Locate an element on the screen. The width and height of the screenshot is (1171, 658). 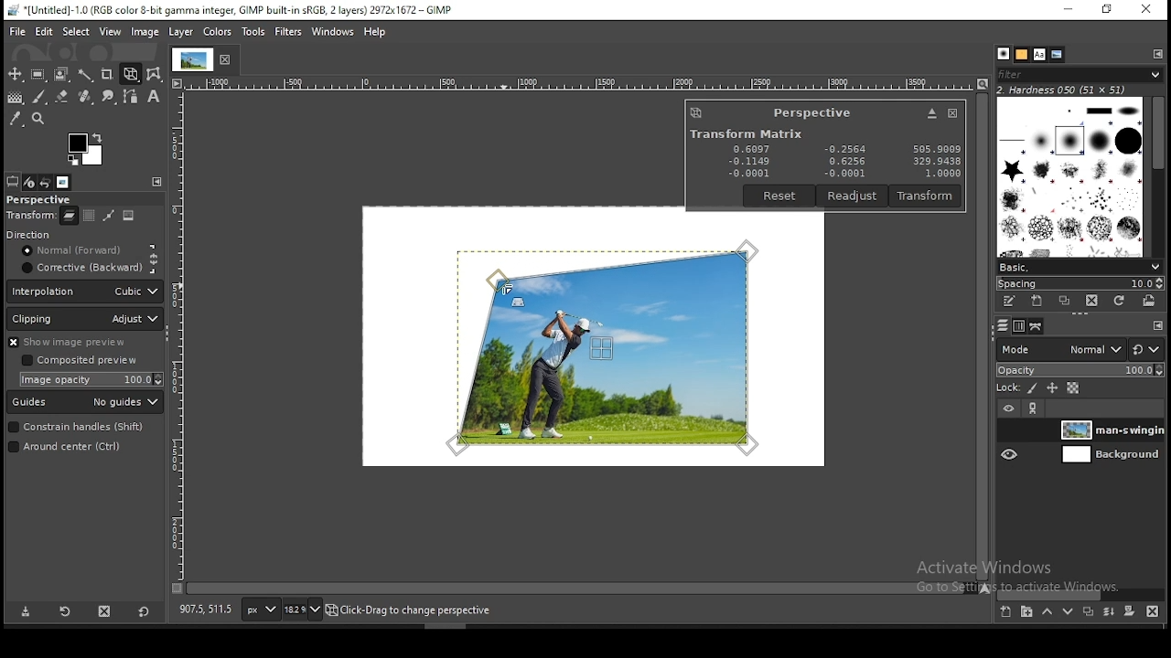
scroll bar is located at coordinates (982, 337).